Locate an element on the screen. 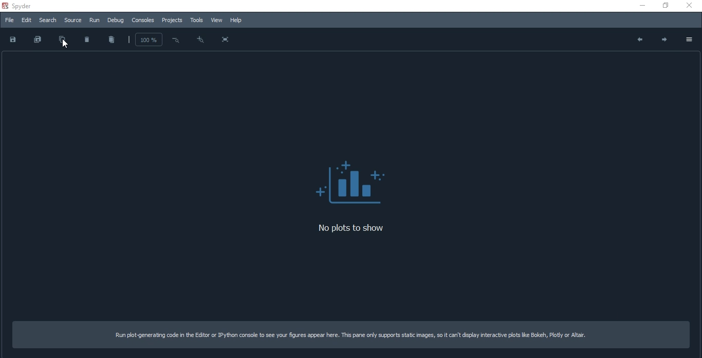 This screenshot has height=358, width=702. delete all is located at coordinates (111, 39).